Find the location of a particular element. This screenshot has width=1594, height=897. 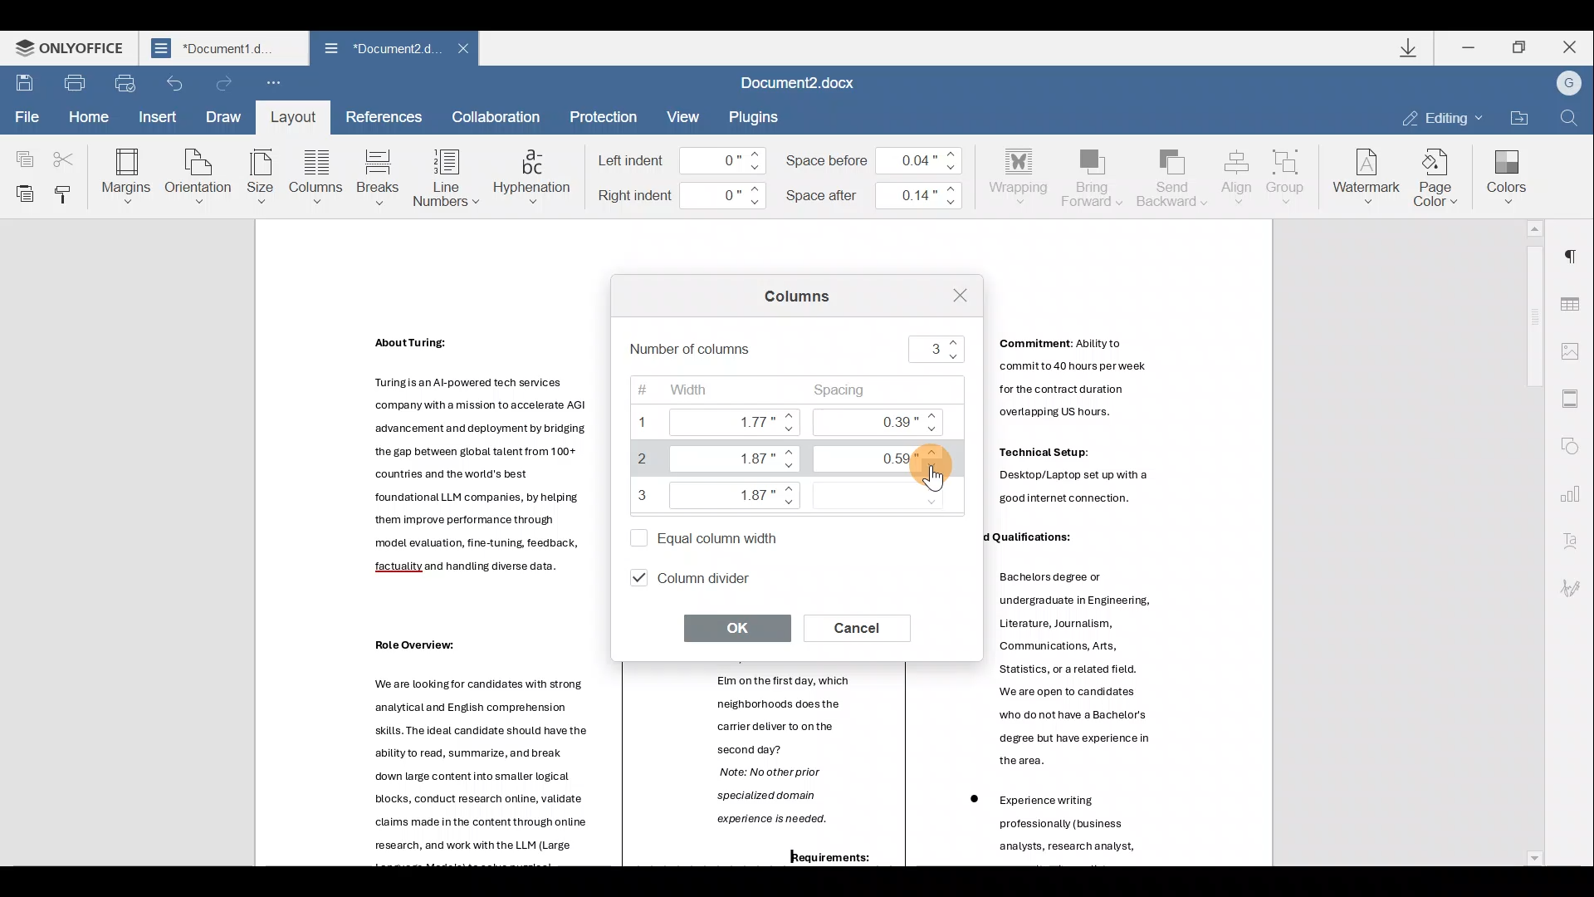

Colors is located at coordinates (1506, 172).